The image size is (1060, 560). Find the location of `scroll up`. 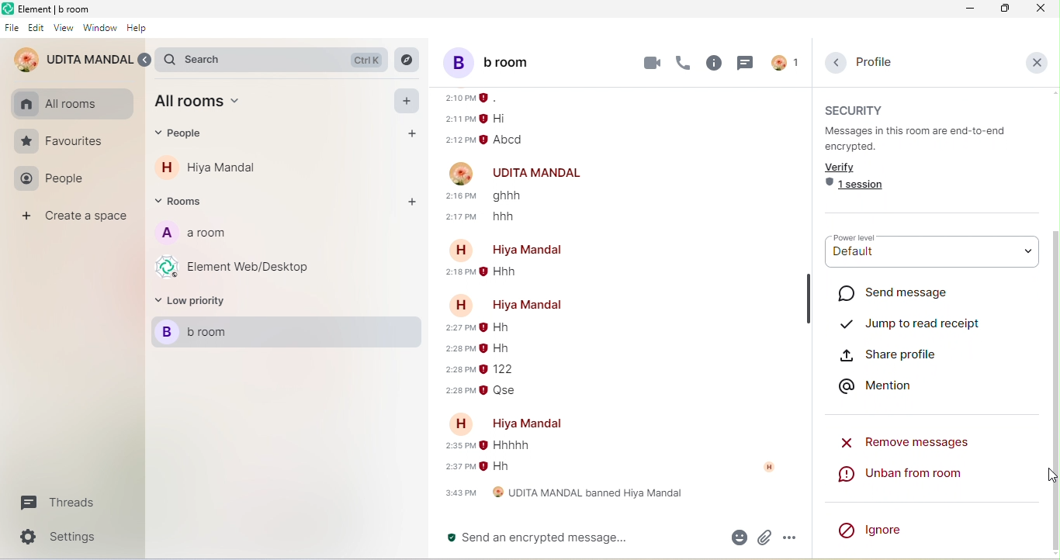

scroll up is located at coordinates (1053, 92).